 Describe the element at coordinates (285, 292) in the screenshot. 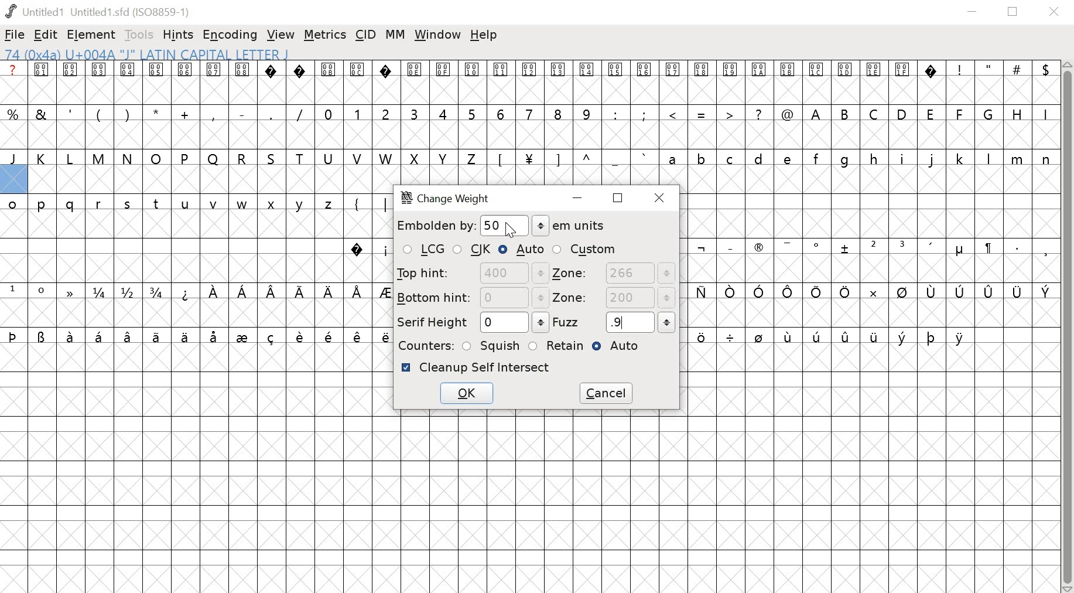

I see `symbols` at that location.